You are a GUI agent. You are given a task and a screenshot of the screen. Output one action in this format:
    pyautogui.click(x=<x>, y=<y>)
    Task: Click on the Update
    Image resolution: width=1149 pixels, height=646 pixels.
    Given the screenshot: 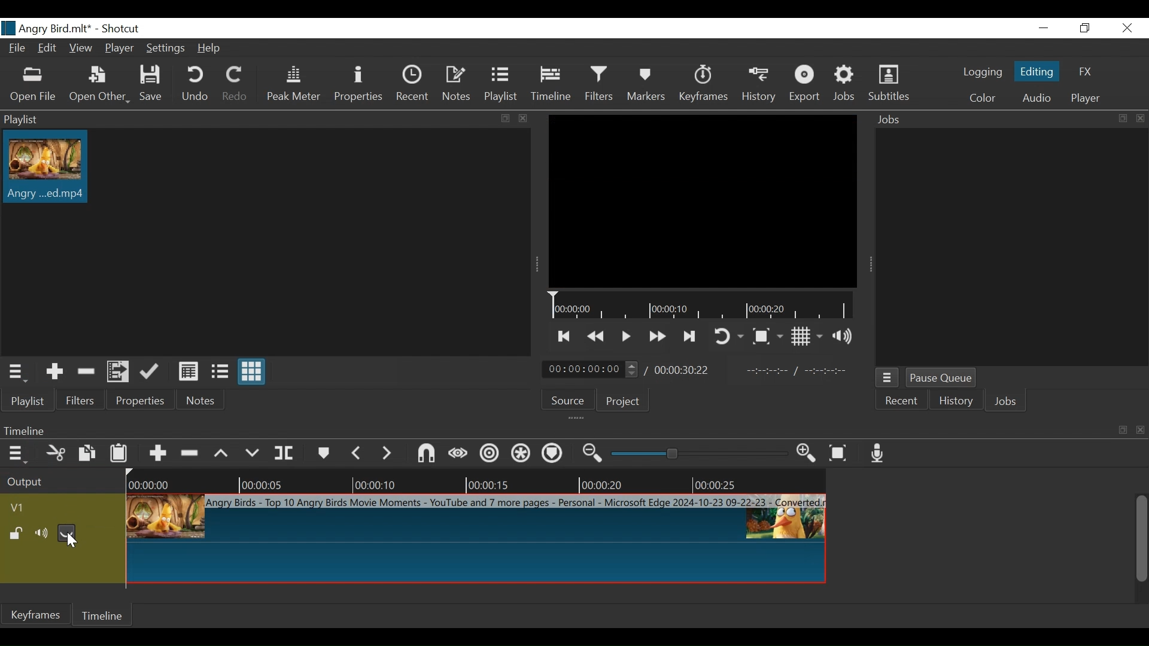 What is the action you would take?
    pyautogui.click(x=150, y=371)
    